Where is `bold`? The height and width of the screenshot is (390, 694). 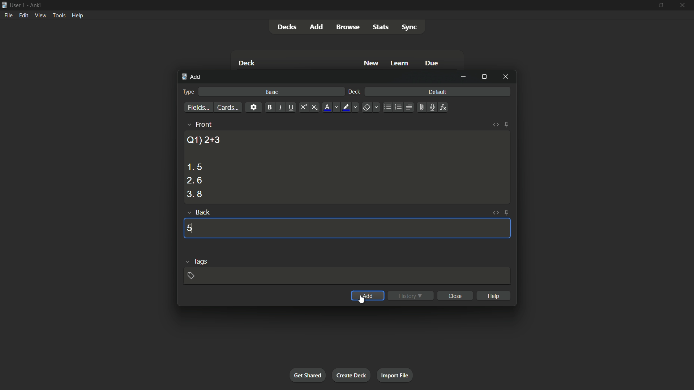
bold is located at coordinates (269, 108).